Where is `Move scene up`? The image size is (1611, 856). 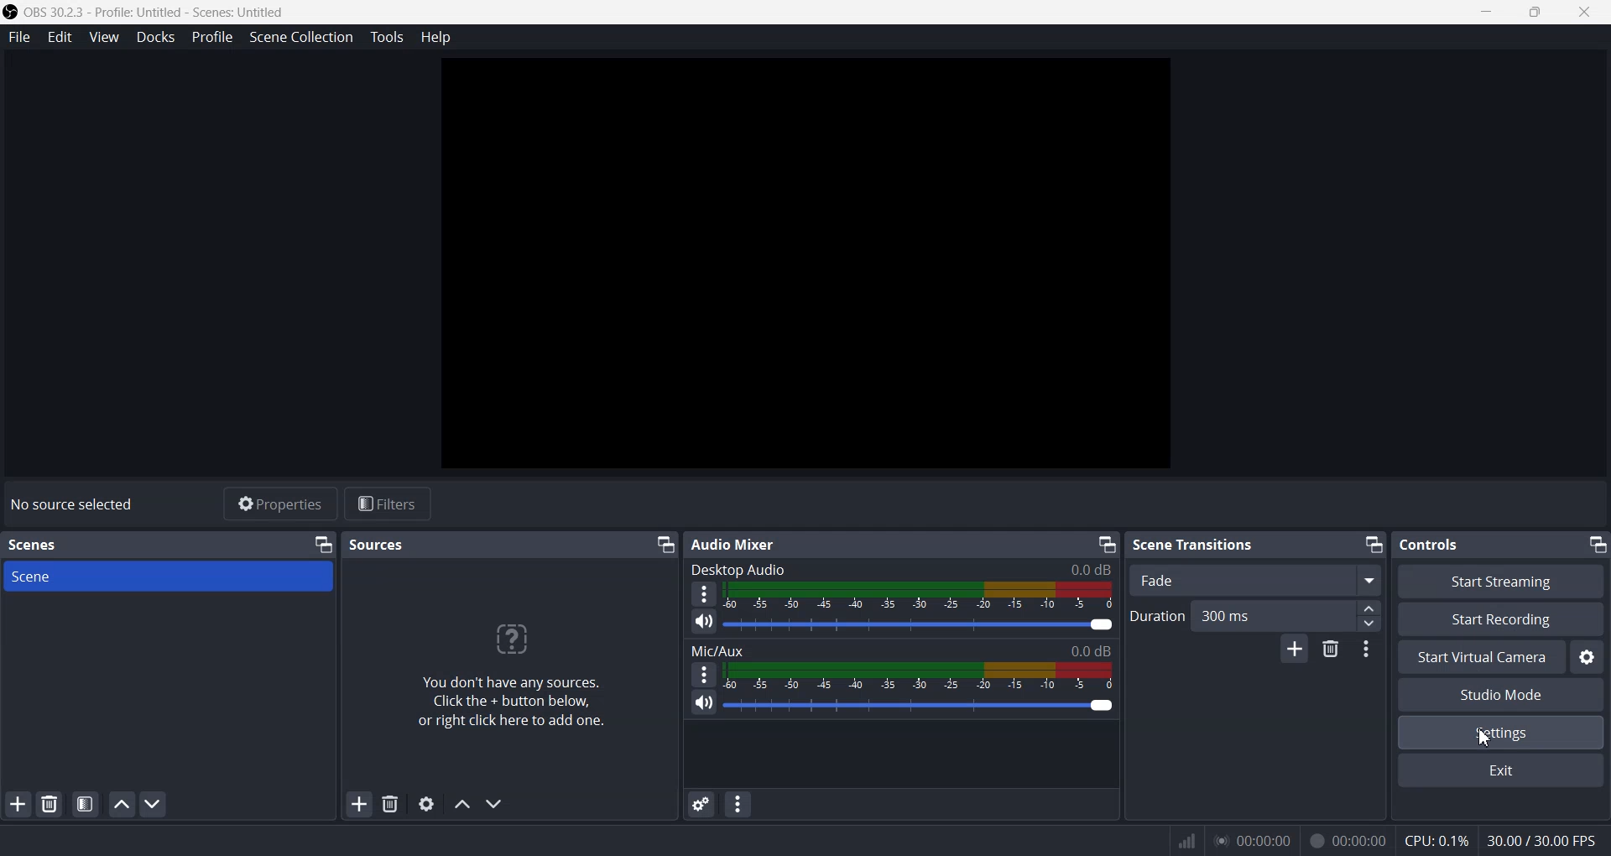
Move scene up is located at coordinates (121, 804).